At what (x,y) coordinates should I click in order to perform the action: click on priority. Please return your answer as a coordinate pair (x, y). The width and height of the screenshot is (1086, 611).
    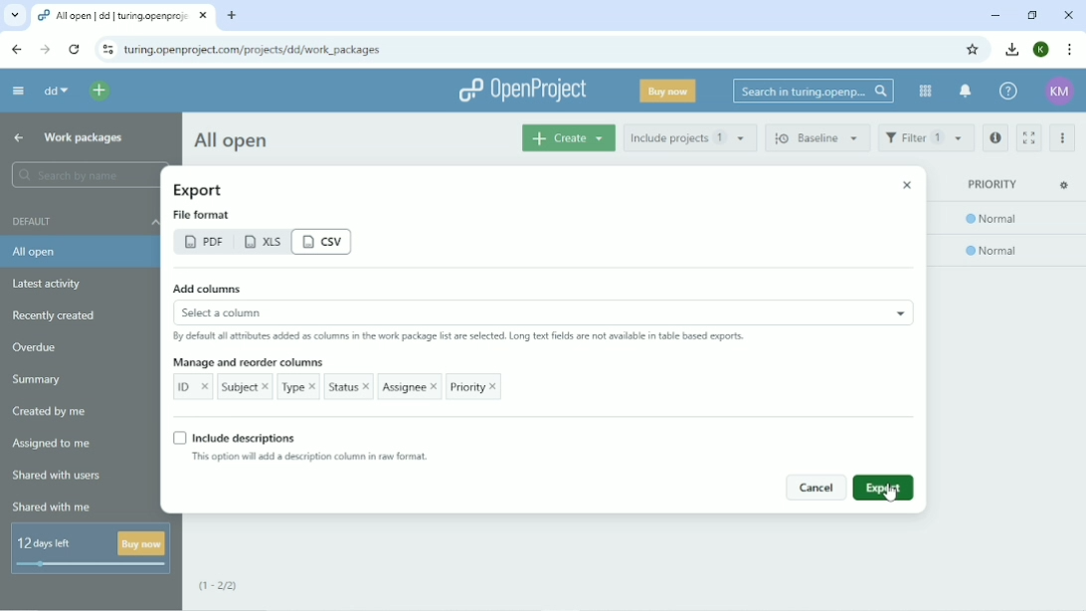
    Looking at the image, I should click on (991, 188).